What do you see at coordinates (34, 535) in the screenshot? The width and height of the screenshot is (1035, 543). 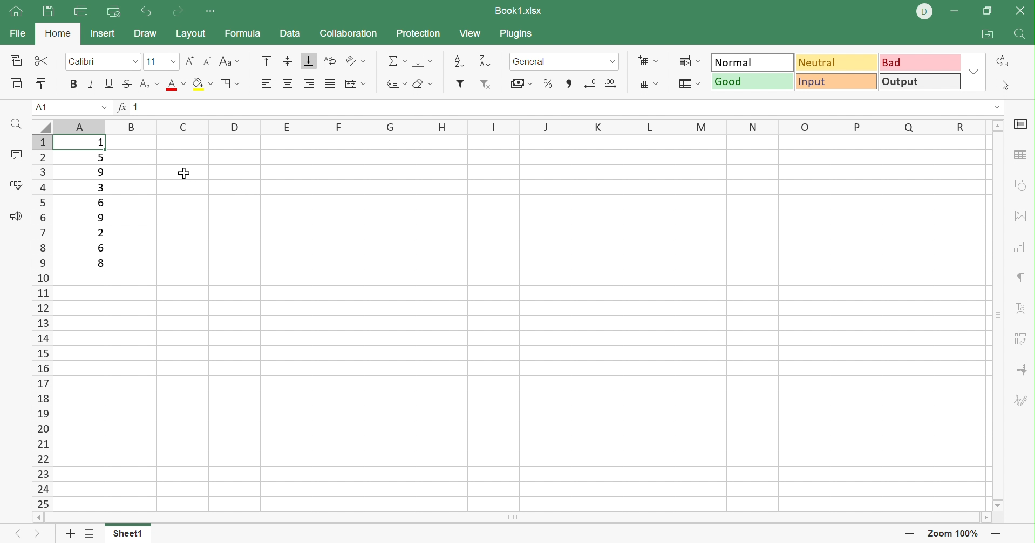 I see `Next` at bounding box center [34, 535].